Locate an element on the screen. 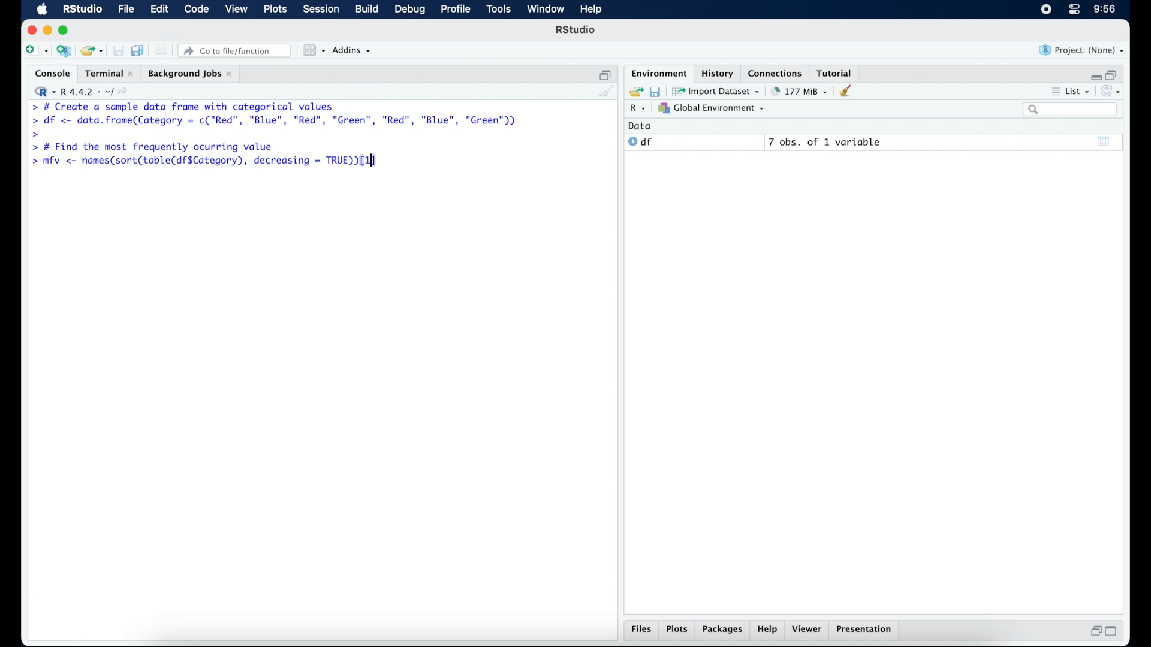 The width and height of the screenshot is (1151, 647). R 4.4.2 is located at coordinates (80, 90).